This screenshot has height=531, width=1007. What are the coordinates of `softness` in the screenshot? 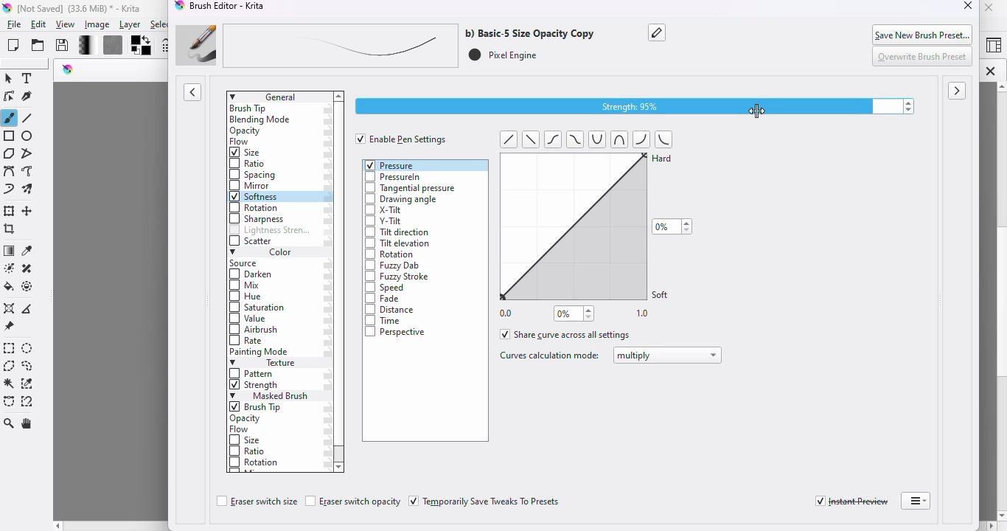 It's located at (254, 197).